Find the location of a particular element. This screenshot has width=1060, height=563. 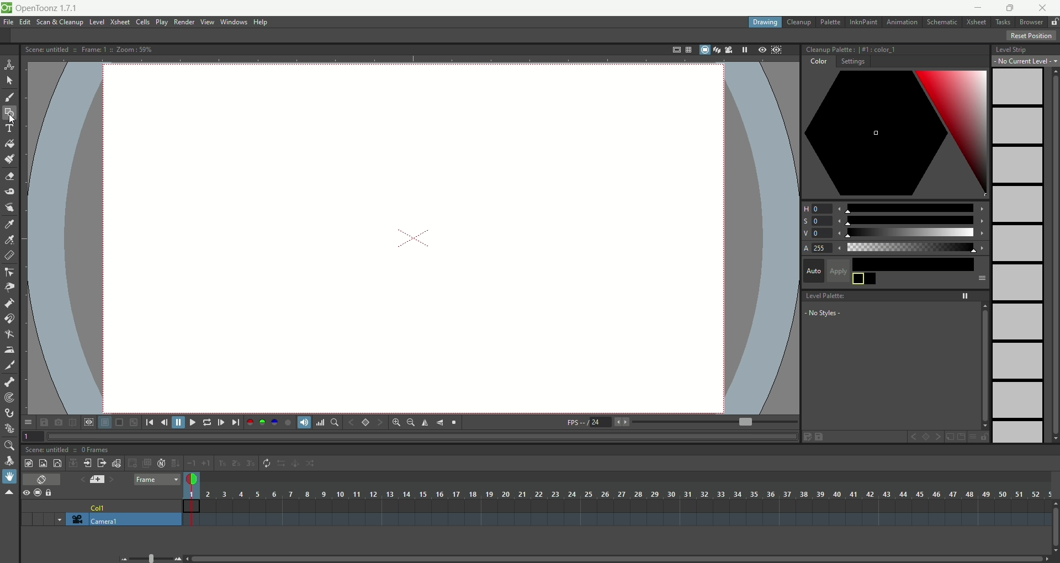

blue channel is located at coordinates (273, 422).